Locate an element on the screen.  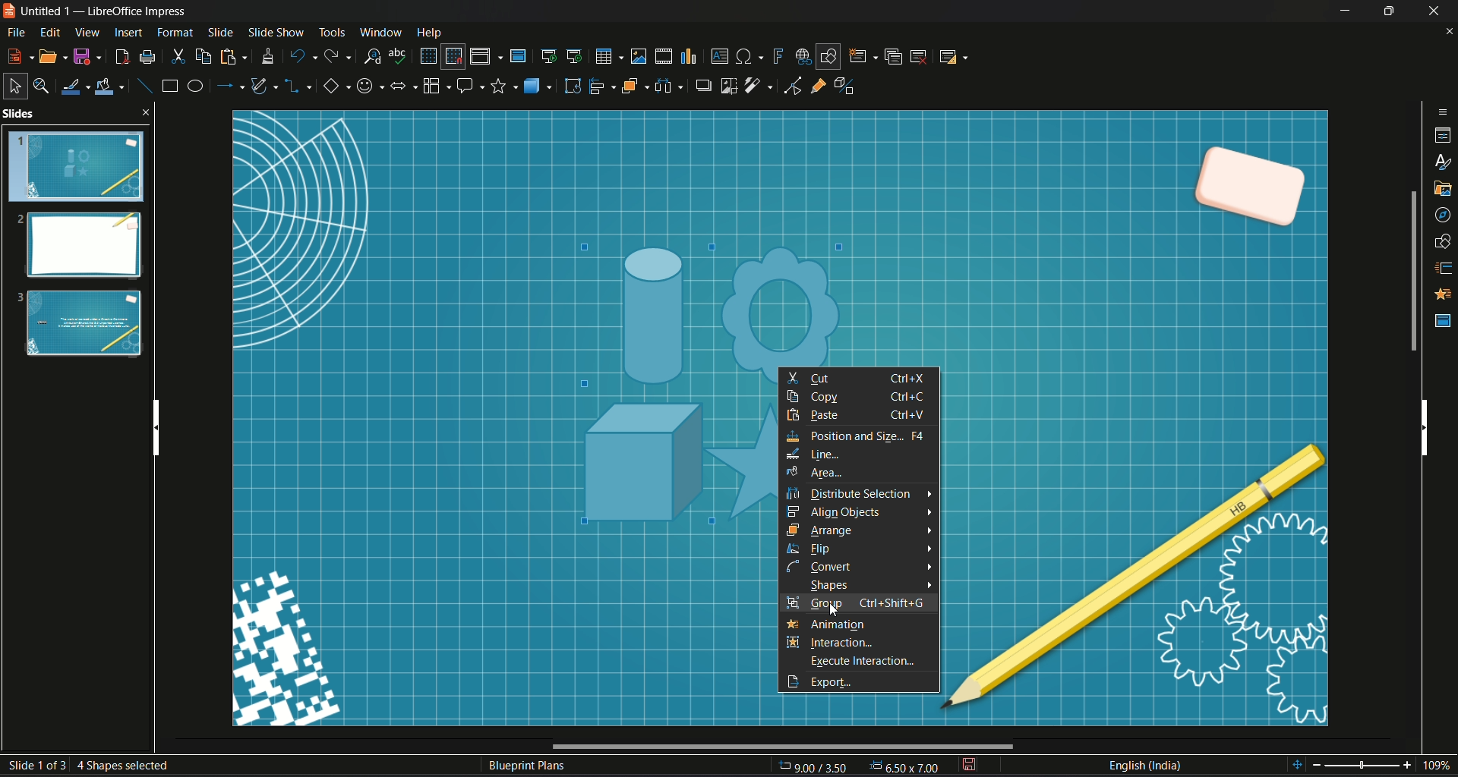
Logo and name is located at coordinates (99, 12).